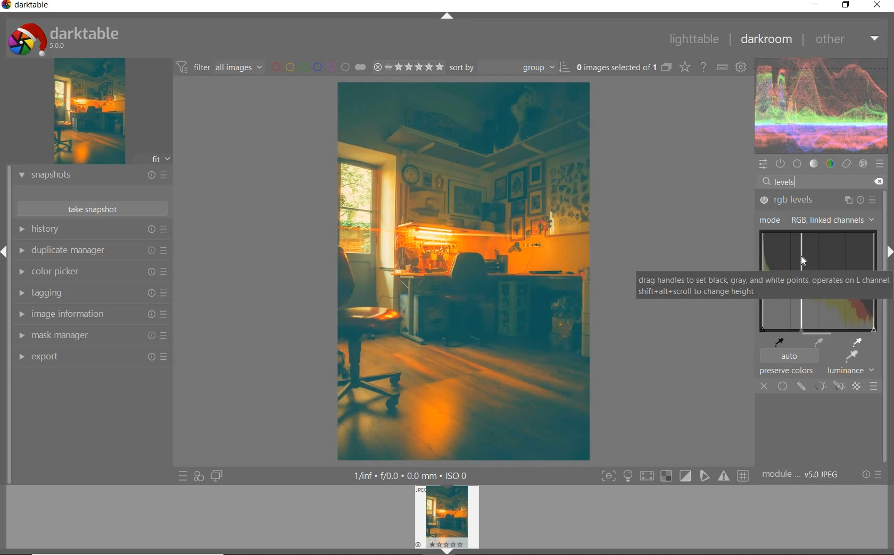  What do you see at coordinates (94, 208) in the screenshot?
I see `take snapshot` at bounding box center [94, 208].